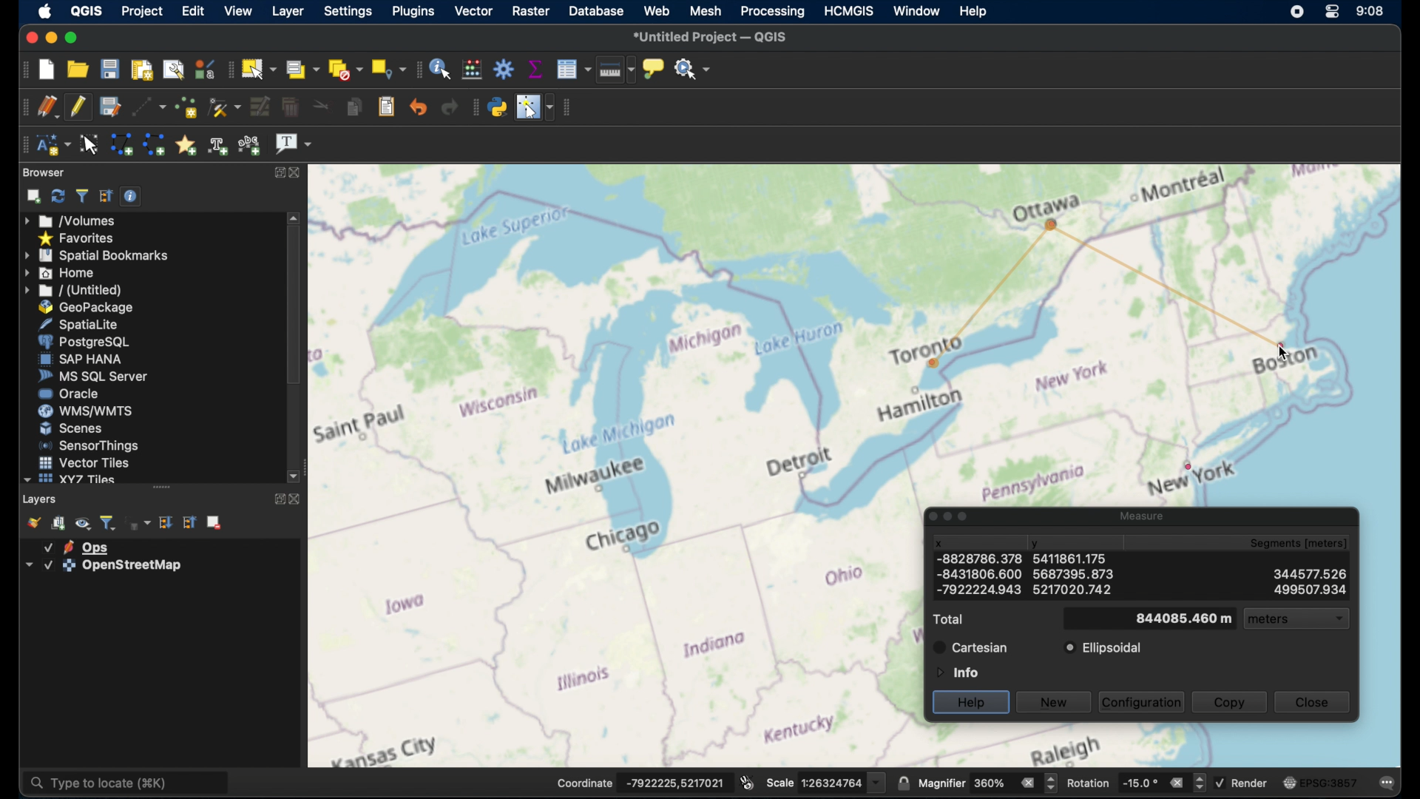 The height and width of the screenshot is (799, 1420). Describe the element at coordinates (970, 647) in the screenshot. I see `cartesian` at that location.